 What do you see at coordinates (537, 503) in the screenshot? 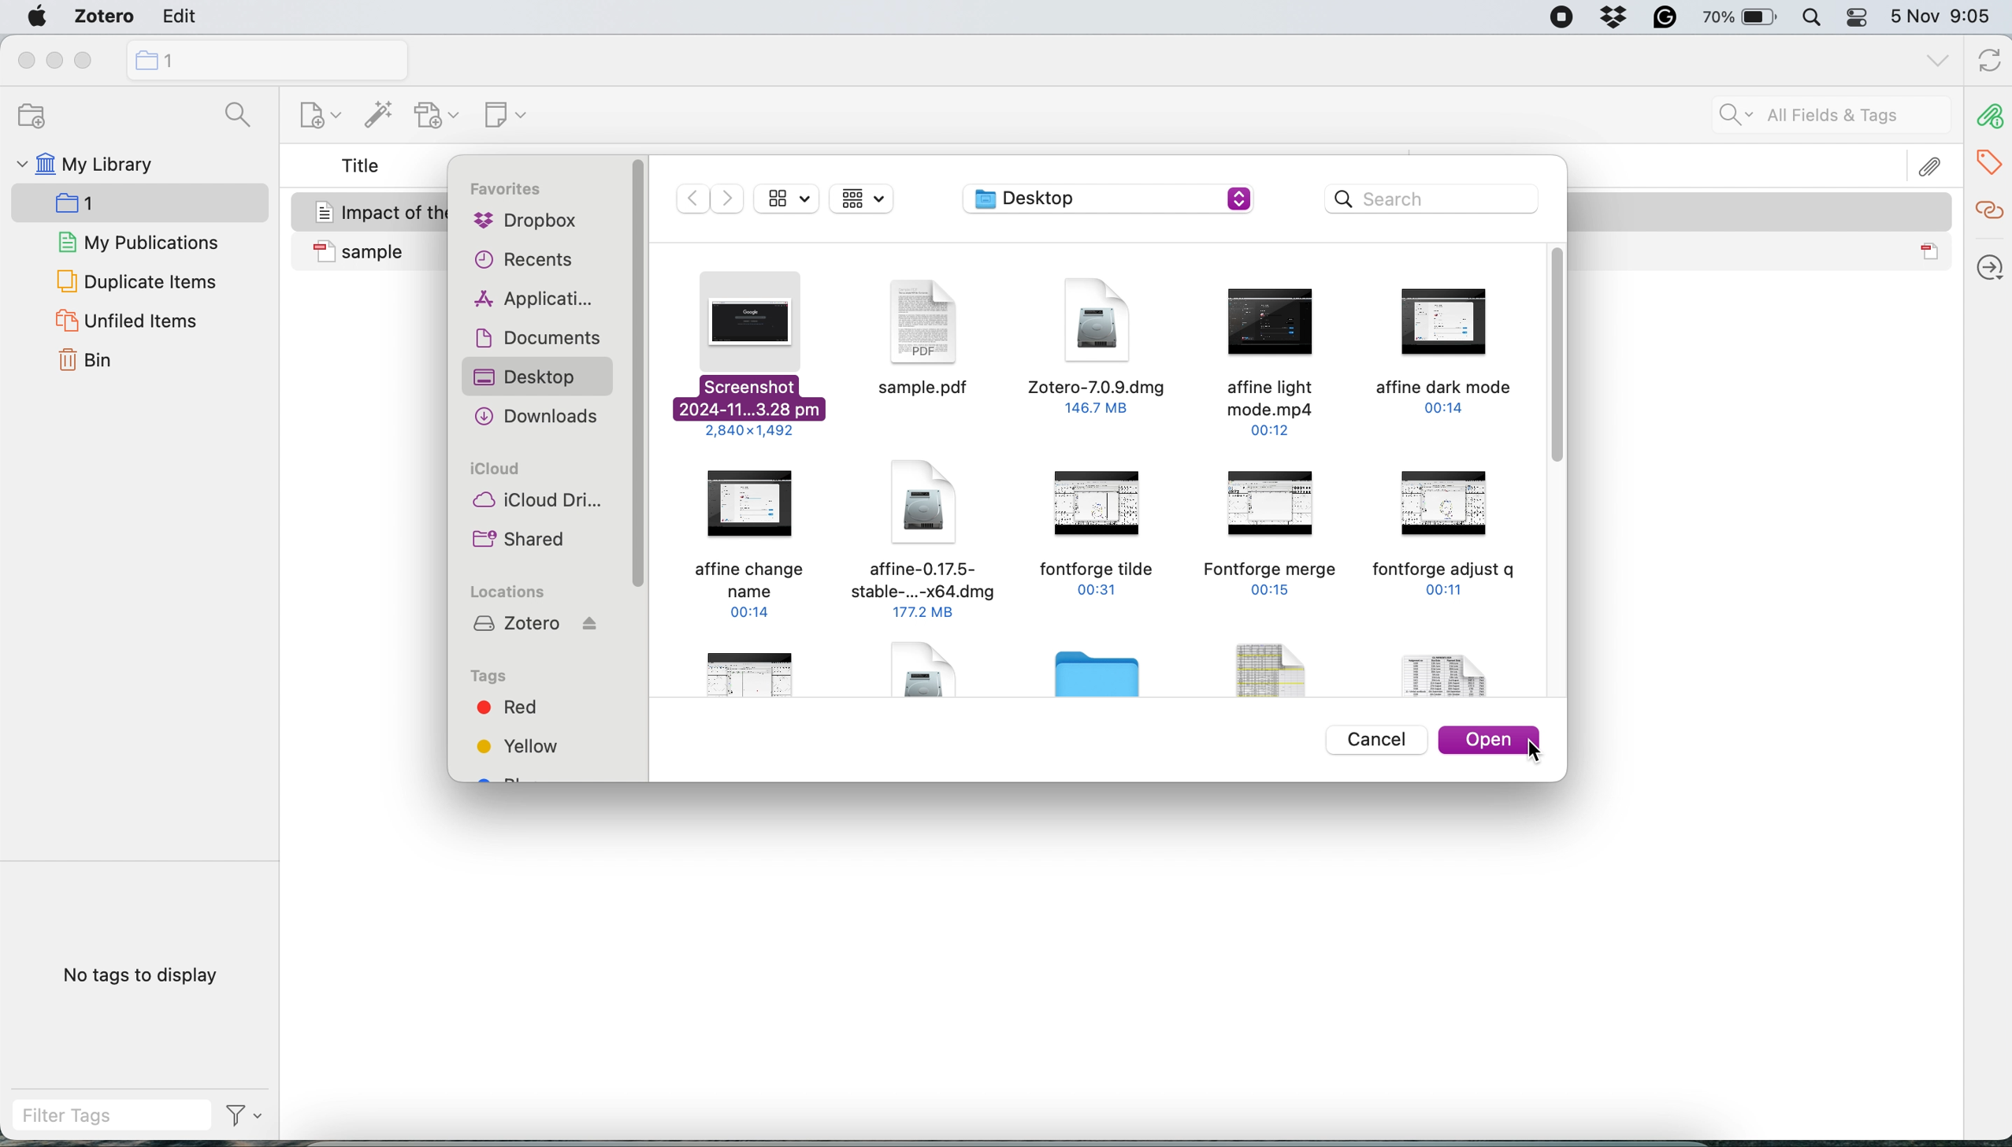
I see `icloud drive` at bounding box center [537, 503].